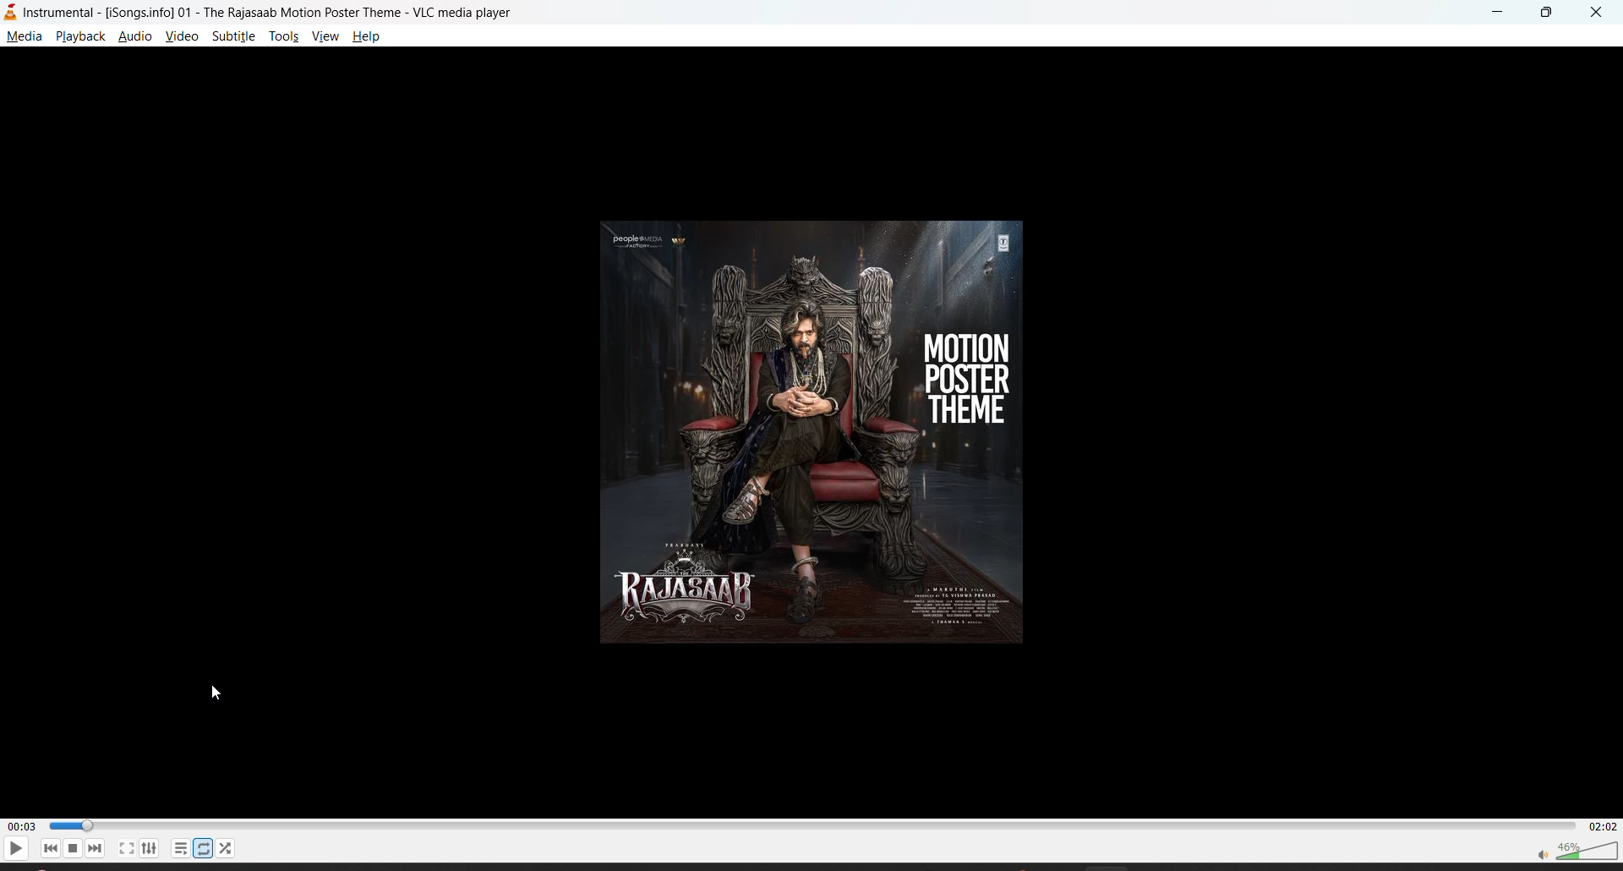  I want to click on play, so click(14, 848).